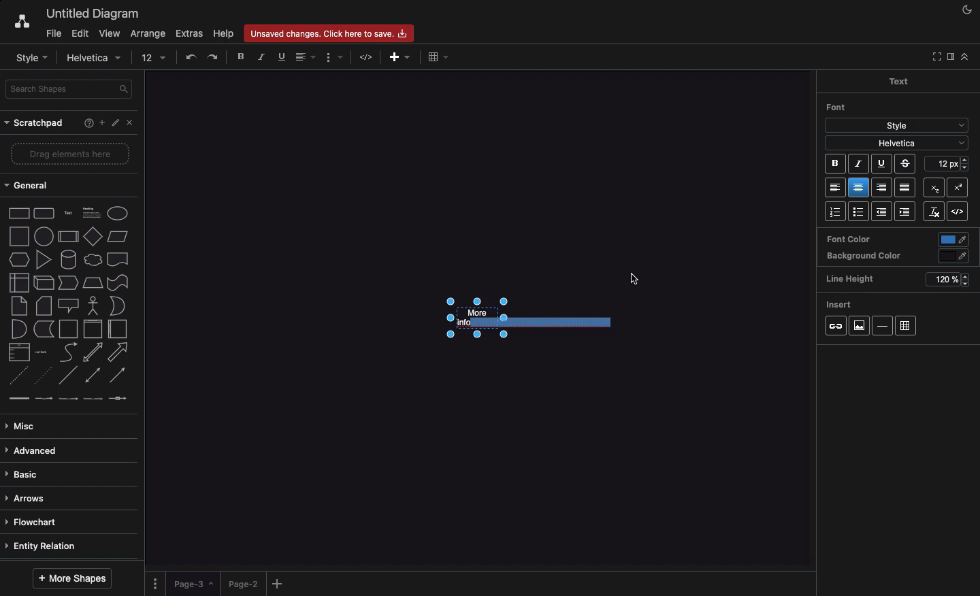  Describe the element at coordinates (70, 89) in the screenshot. I see `Search shapes` at that location.